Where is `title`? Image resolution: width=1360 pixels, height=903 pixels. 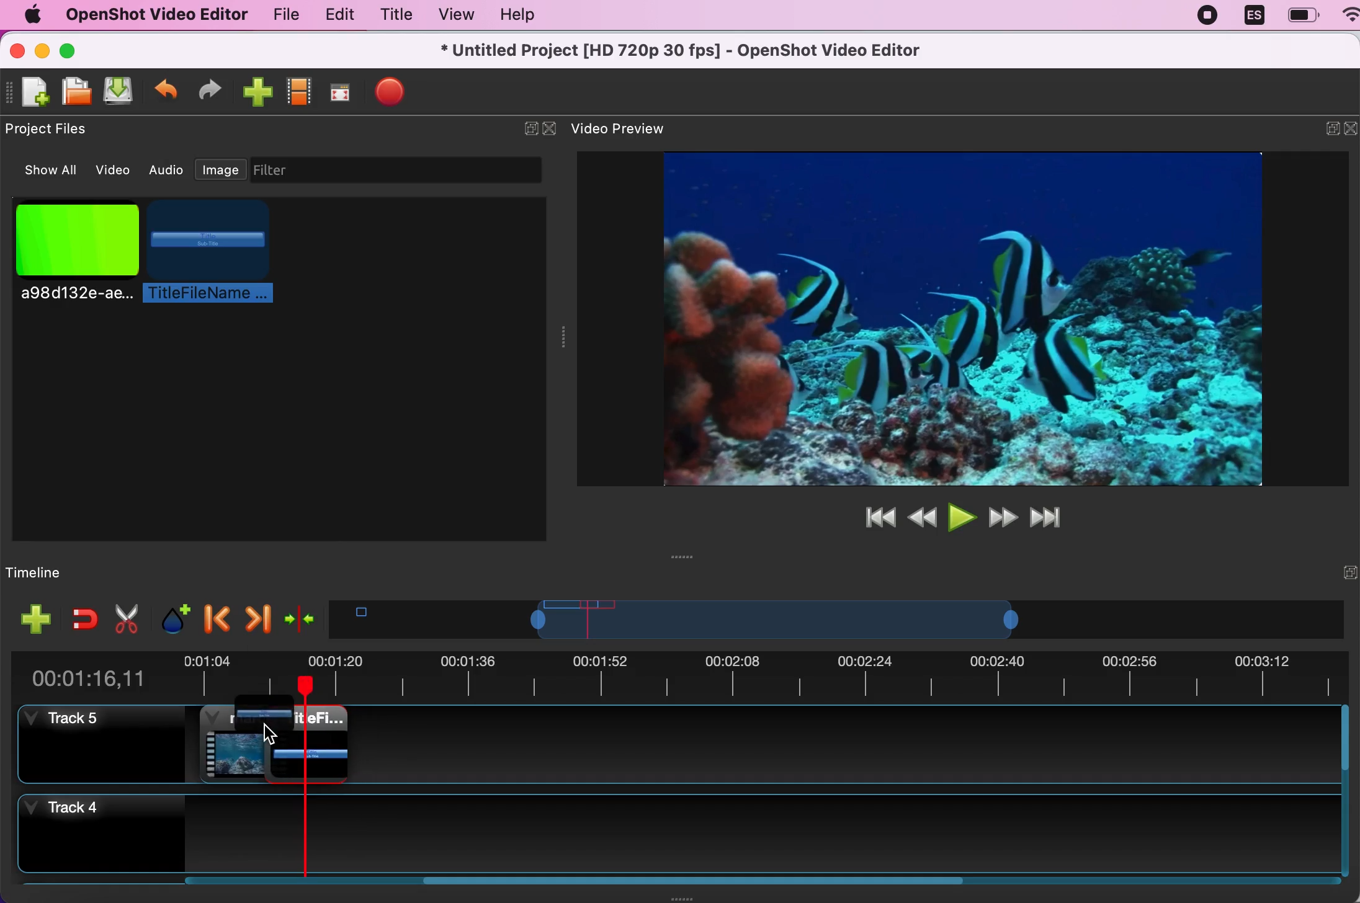
title is located at coordinates (396, 14).